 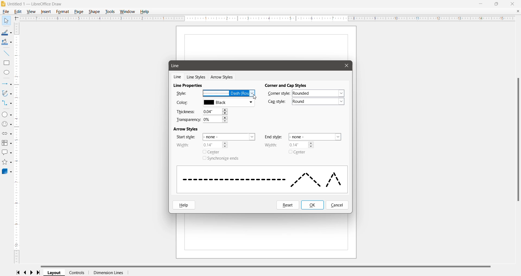 I want to click on Vertical Scroll Bar, so click(x=17, y=143).